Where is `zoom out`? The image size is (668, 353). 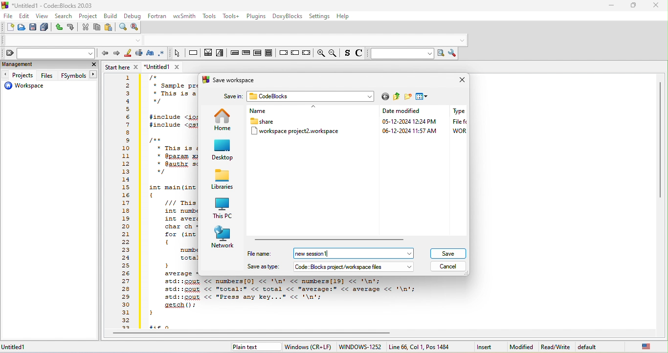
zoom out is located at coordinates (334, 53).